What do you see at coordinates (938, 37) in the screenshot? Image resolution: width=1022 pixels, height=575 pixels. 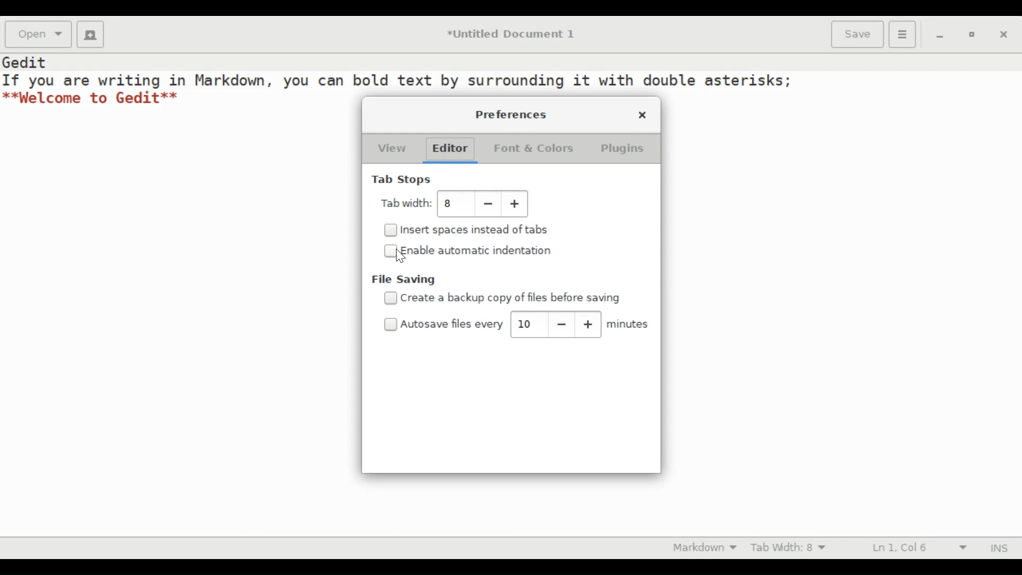 I see `minimize` at bounding box center [938, 37].